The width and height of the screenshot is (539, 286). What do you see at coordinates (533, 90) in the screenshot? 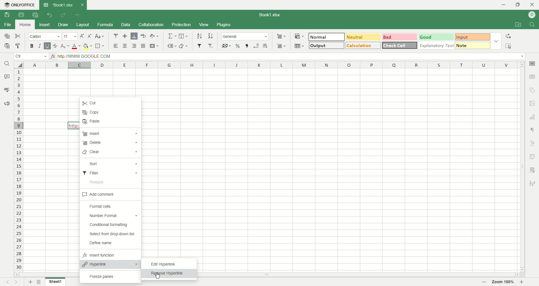
I see `object option` at bounding box center [533, 90].